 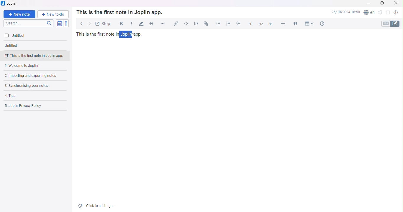 I want to click on note, so click(x=37, y=55).